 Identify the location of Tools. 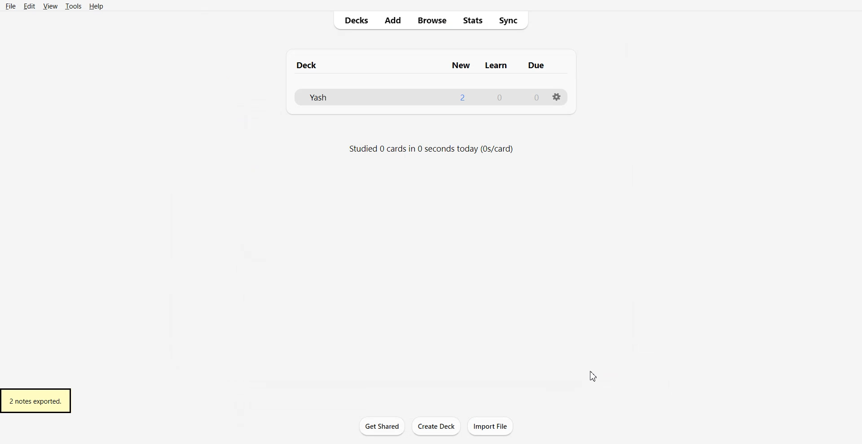
(73, 6).